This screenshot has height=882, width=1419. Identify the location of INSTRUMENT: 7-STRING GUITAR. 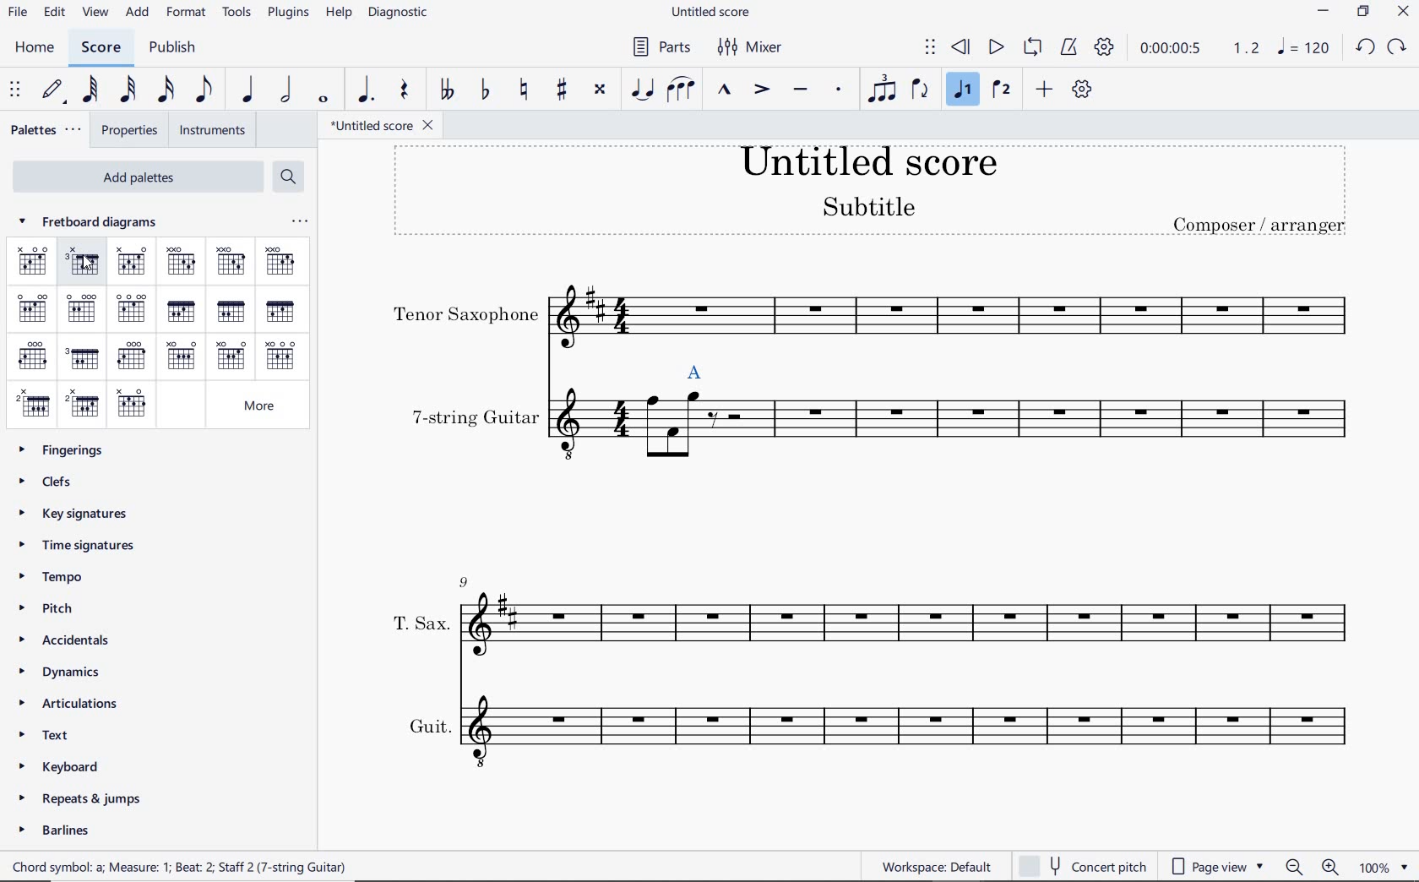
(879, 447).